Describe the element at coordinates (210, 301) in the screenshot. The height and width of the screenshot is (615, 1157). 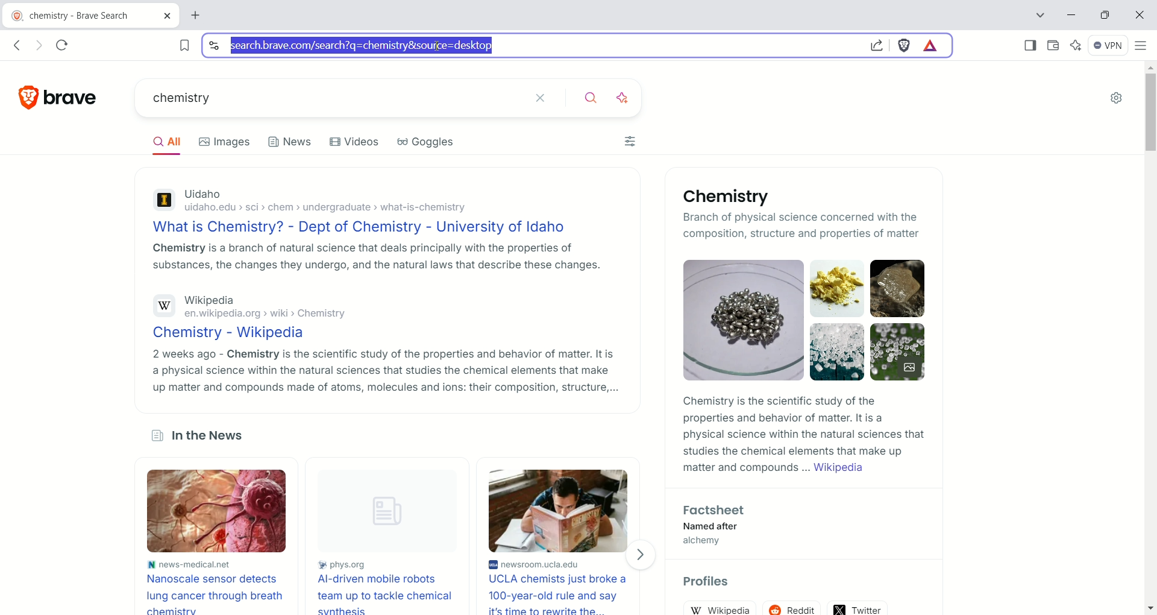
I see `Wikipedia` at that location.